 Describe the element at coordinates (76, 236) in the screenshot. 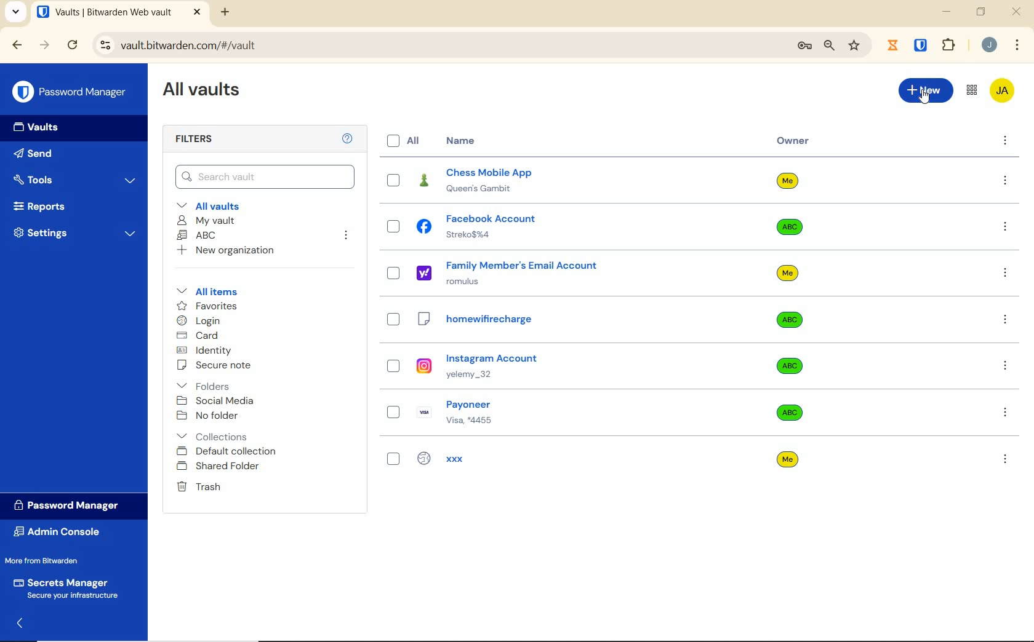

I see `Settings` at that location.